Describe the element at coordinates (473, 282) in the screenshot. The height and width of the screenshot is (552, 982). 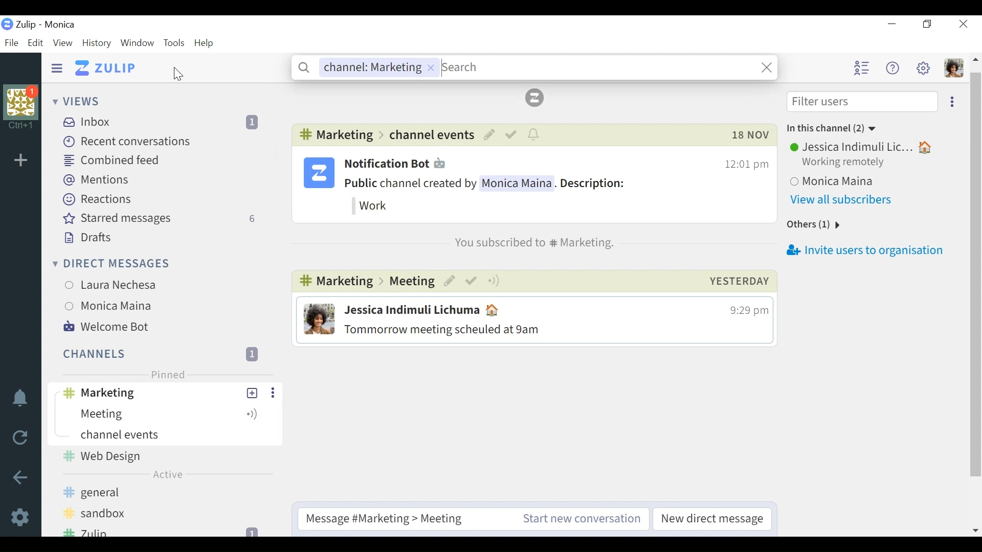
I see `mark as resolved` at that location.